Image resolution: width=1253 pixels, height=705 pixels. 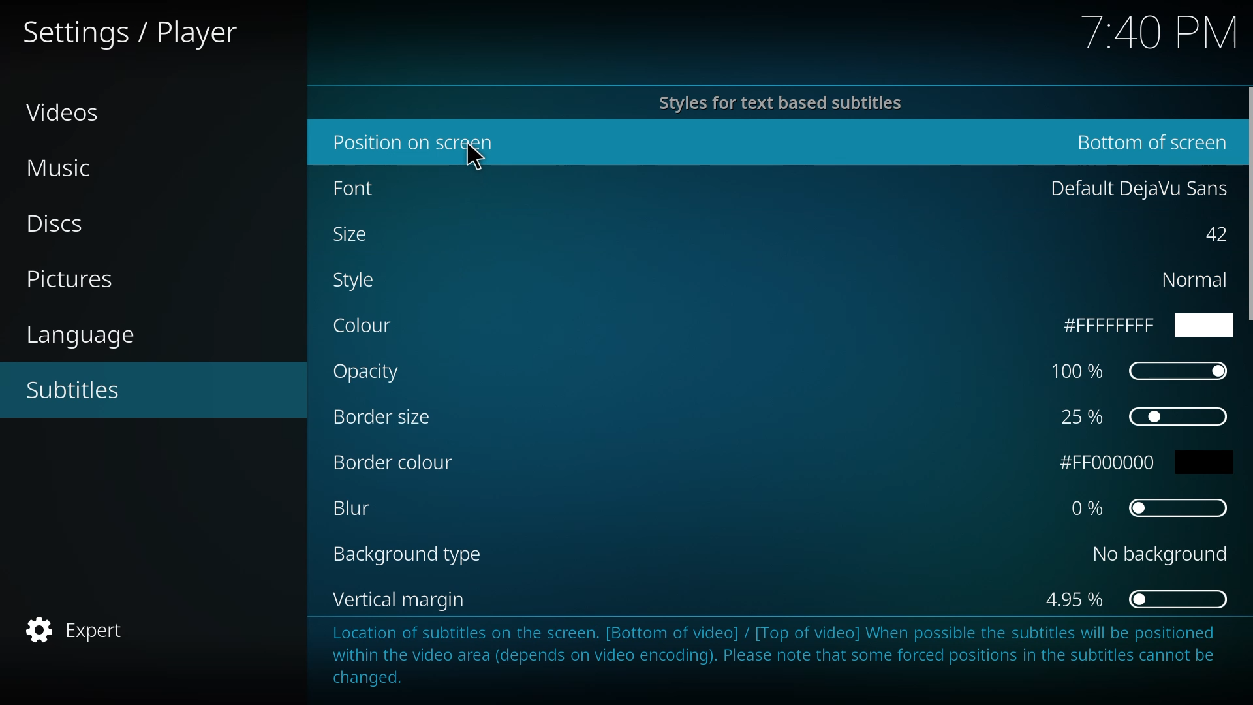 What do you see at coordinates (1140, 416) in the screenshot?
I see `25` at bounding box center [1140, 416].